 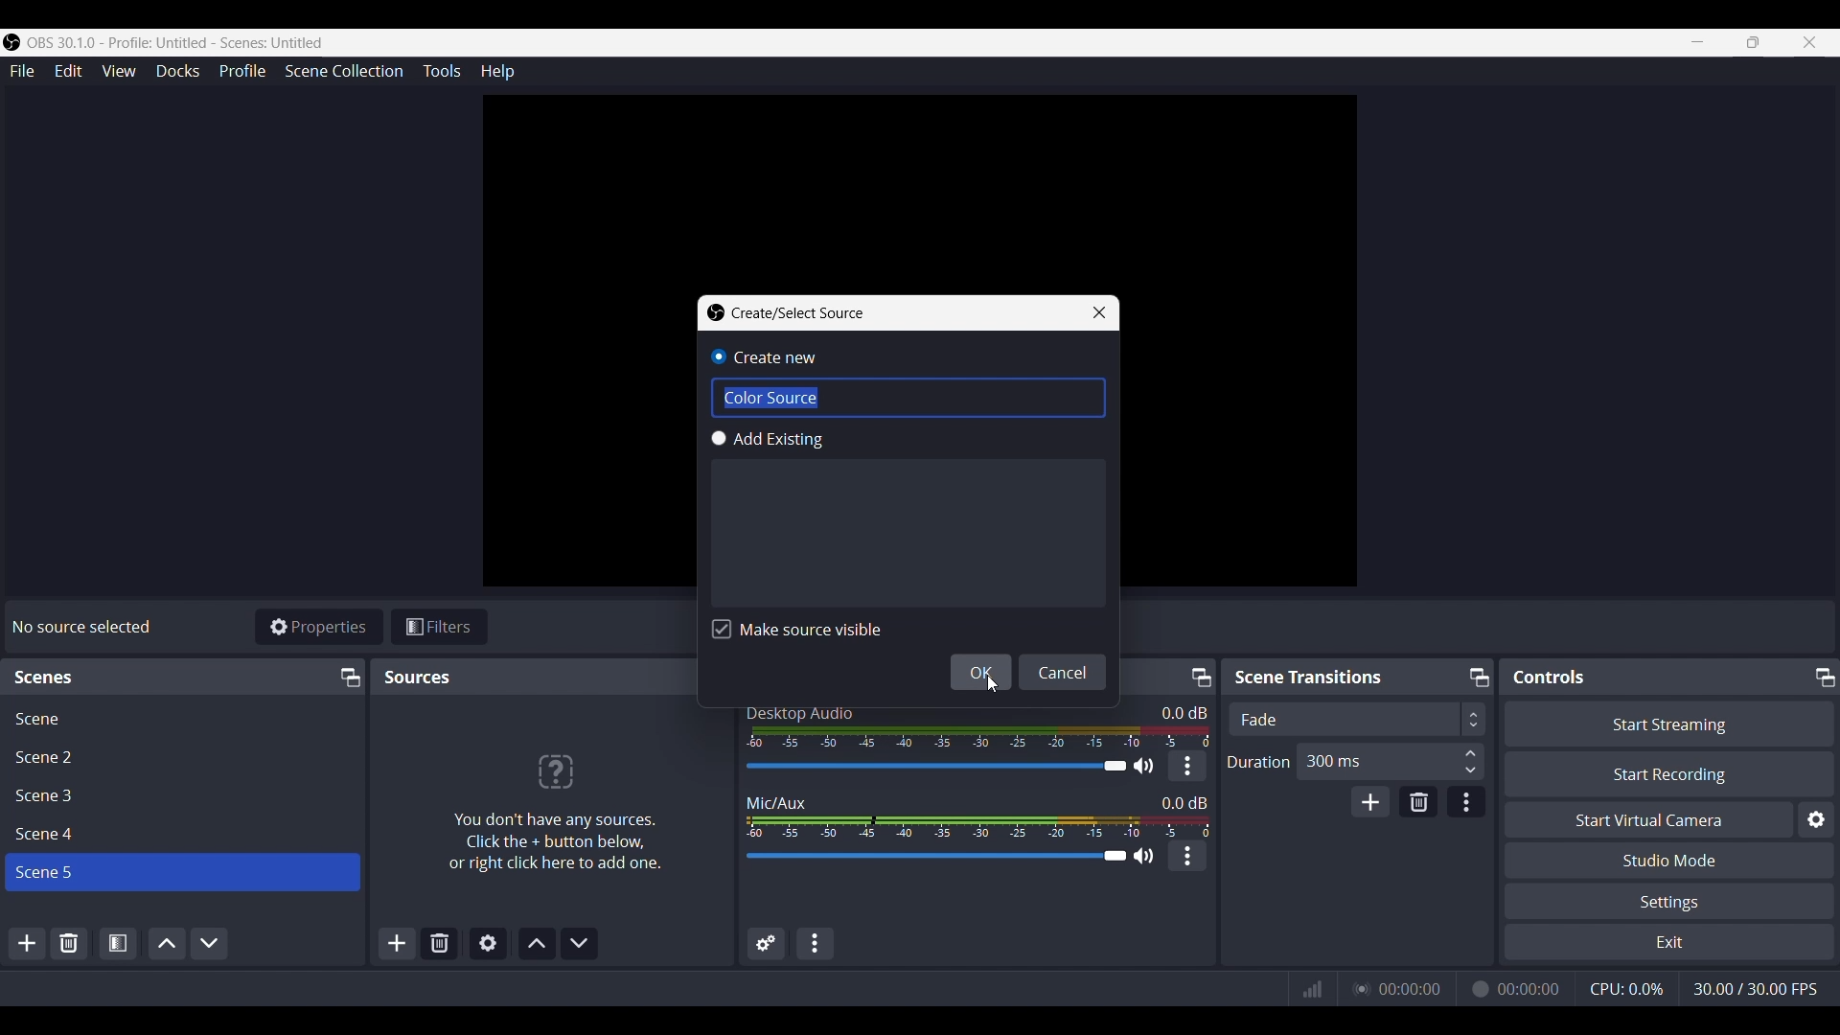 I want to click on Sound Indicator, so click(x=975, y=737).